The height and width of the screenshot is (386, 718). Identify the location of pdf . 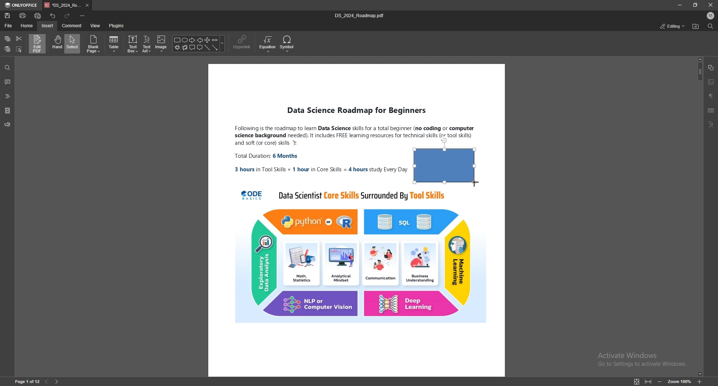
(438, 107).